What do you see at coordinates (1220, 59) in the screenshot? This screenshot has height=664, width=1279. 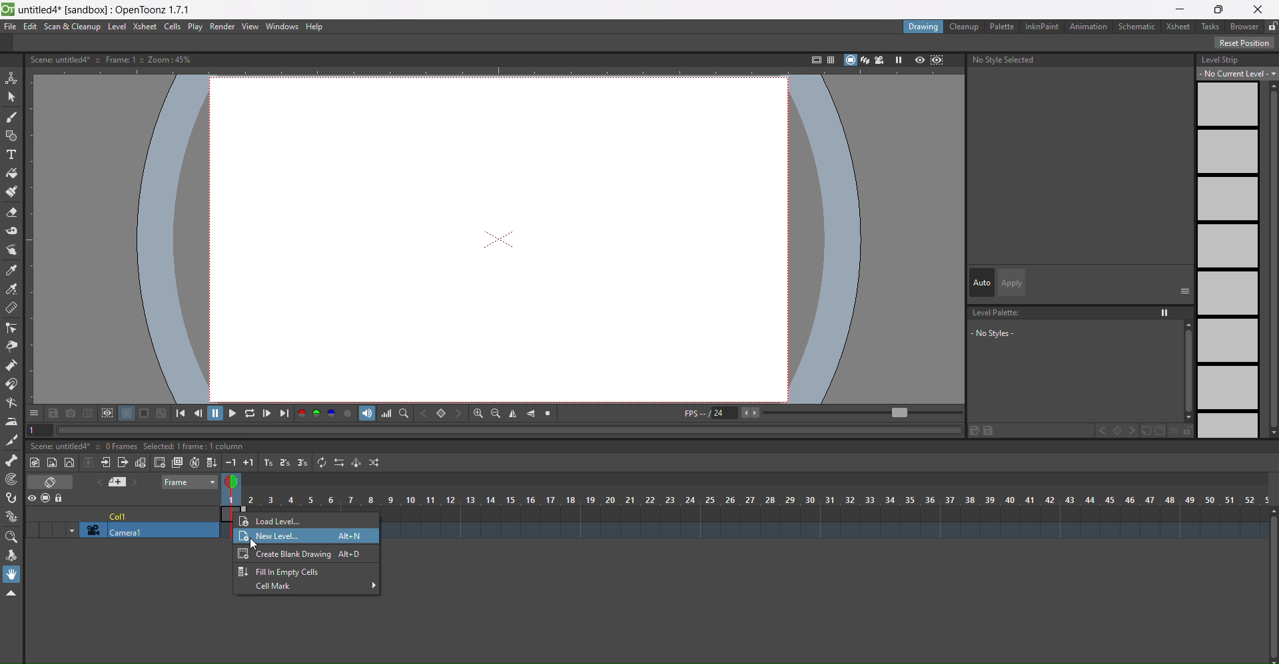 I see `level strip` at bounding box center [1220, 59].